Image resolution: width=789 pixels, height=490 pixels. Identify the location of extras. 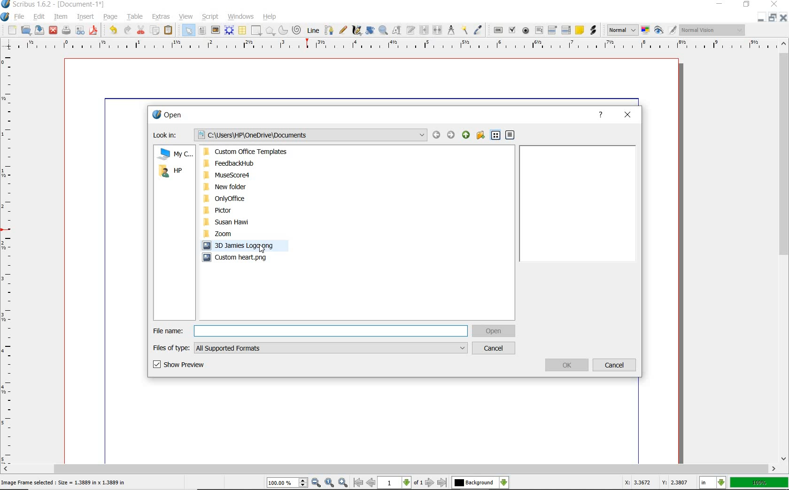
(161, 16).